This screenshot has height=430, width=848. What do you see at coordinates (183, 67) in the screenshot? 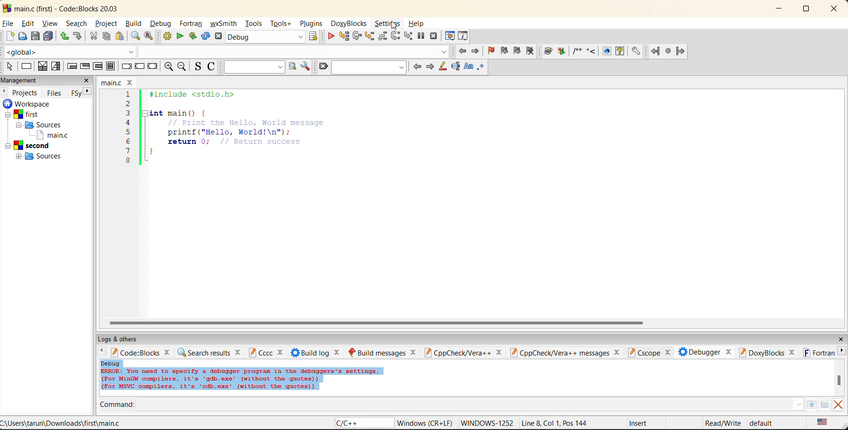
I see `zoom out` at bounding box center [183, 67].